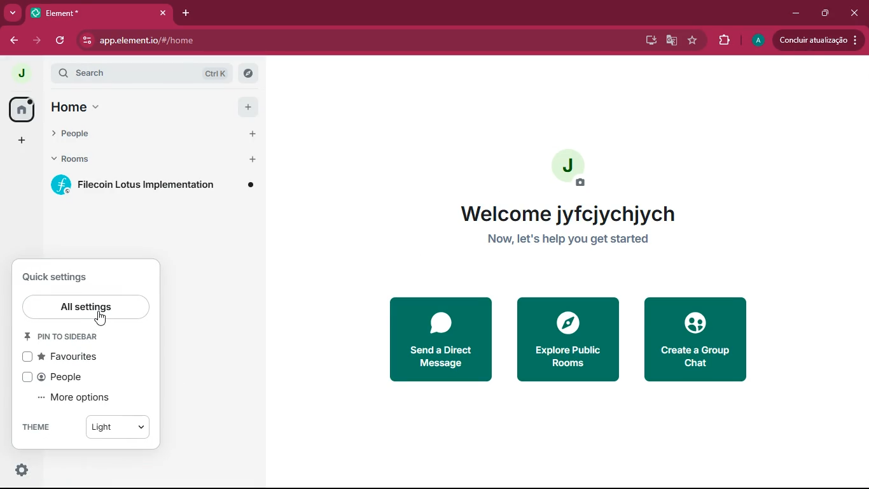  What do you see at coordinates (18, 109) in the screenshot?
I see `home` at bounding box center [18, 109].